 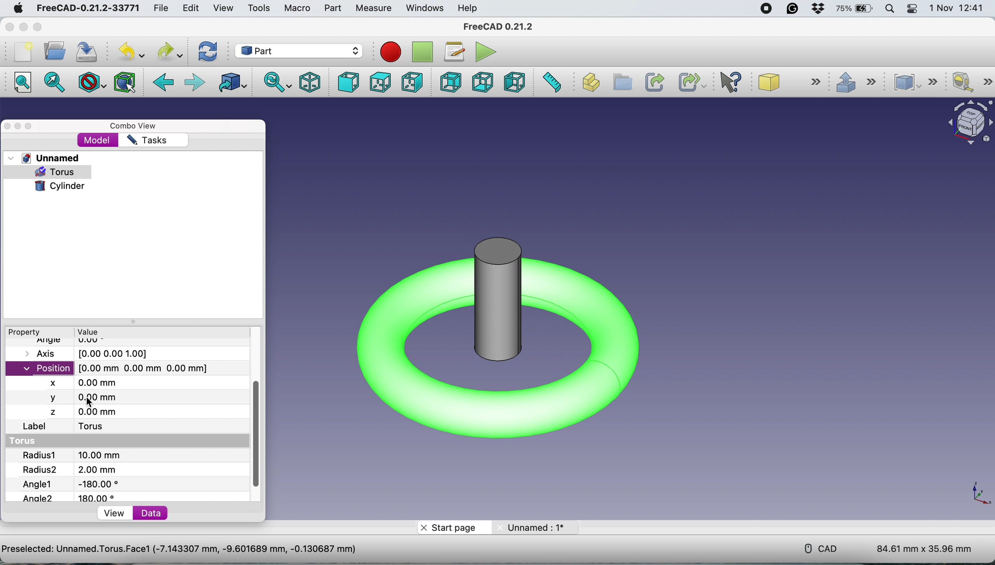 What do you see at coordinates (90, 401) in the screenshot?
I see `cursor` at bounding box center [90, 401].